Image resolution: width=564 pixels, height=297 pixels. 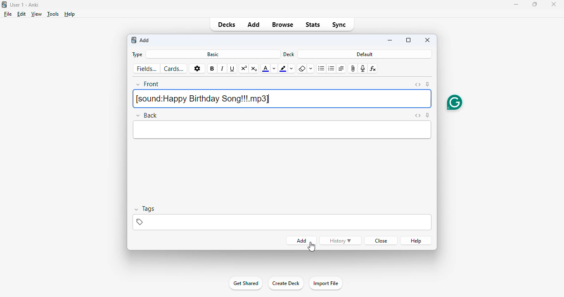 I want to click on insert back , so click(x=282, y=130).